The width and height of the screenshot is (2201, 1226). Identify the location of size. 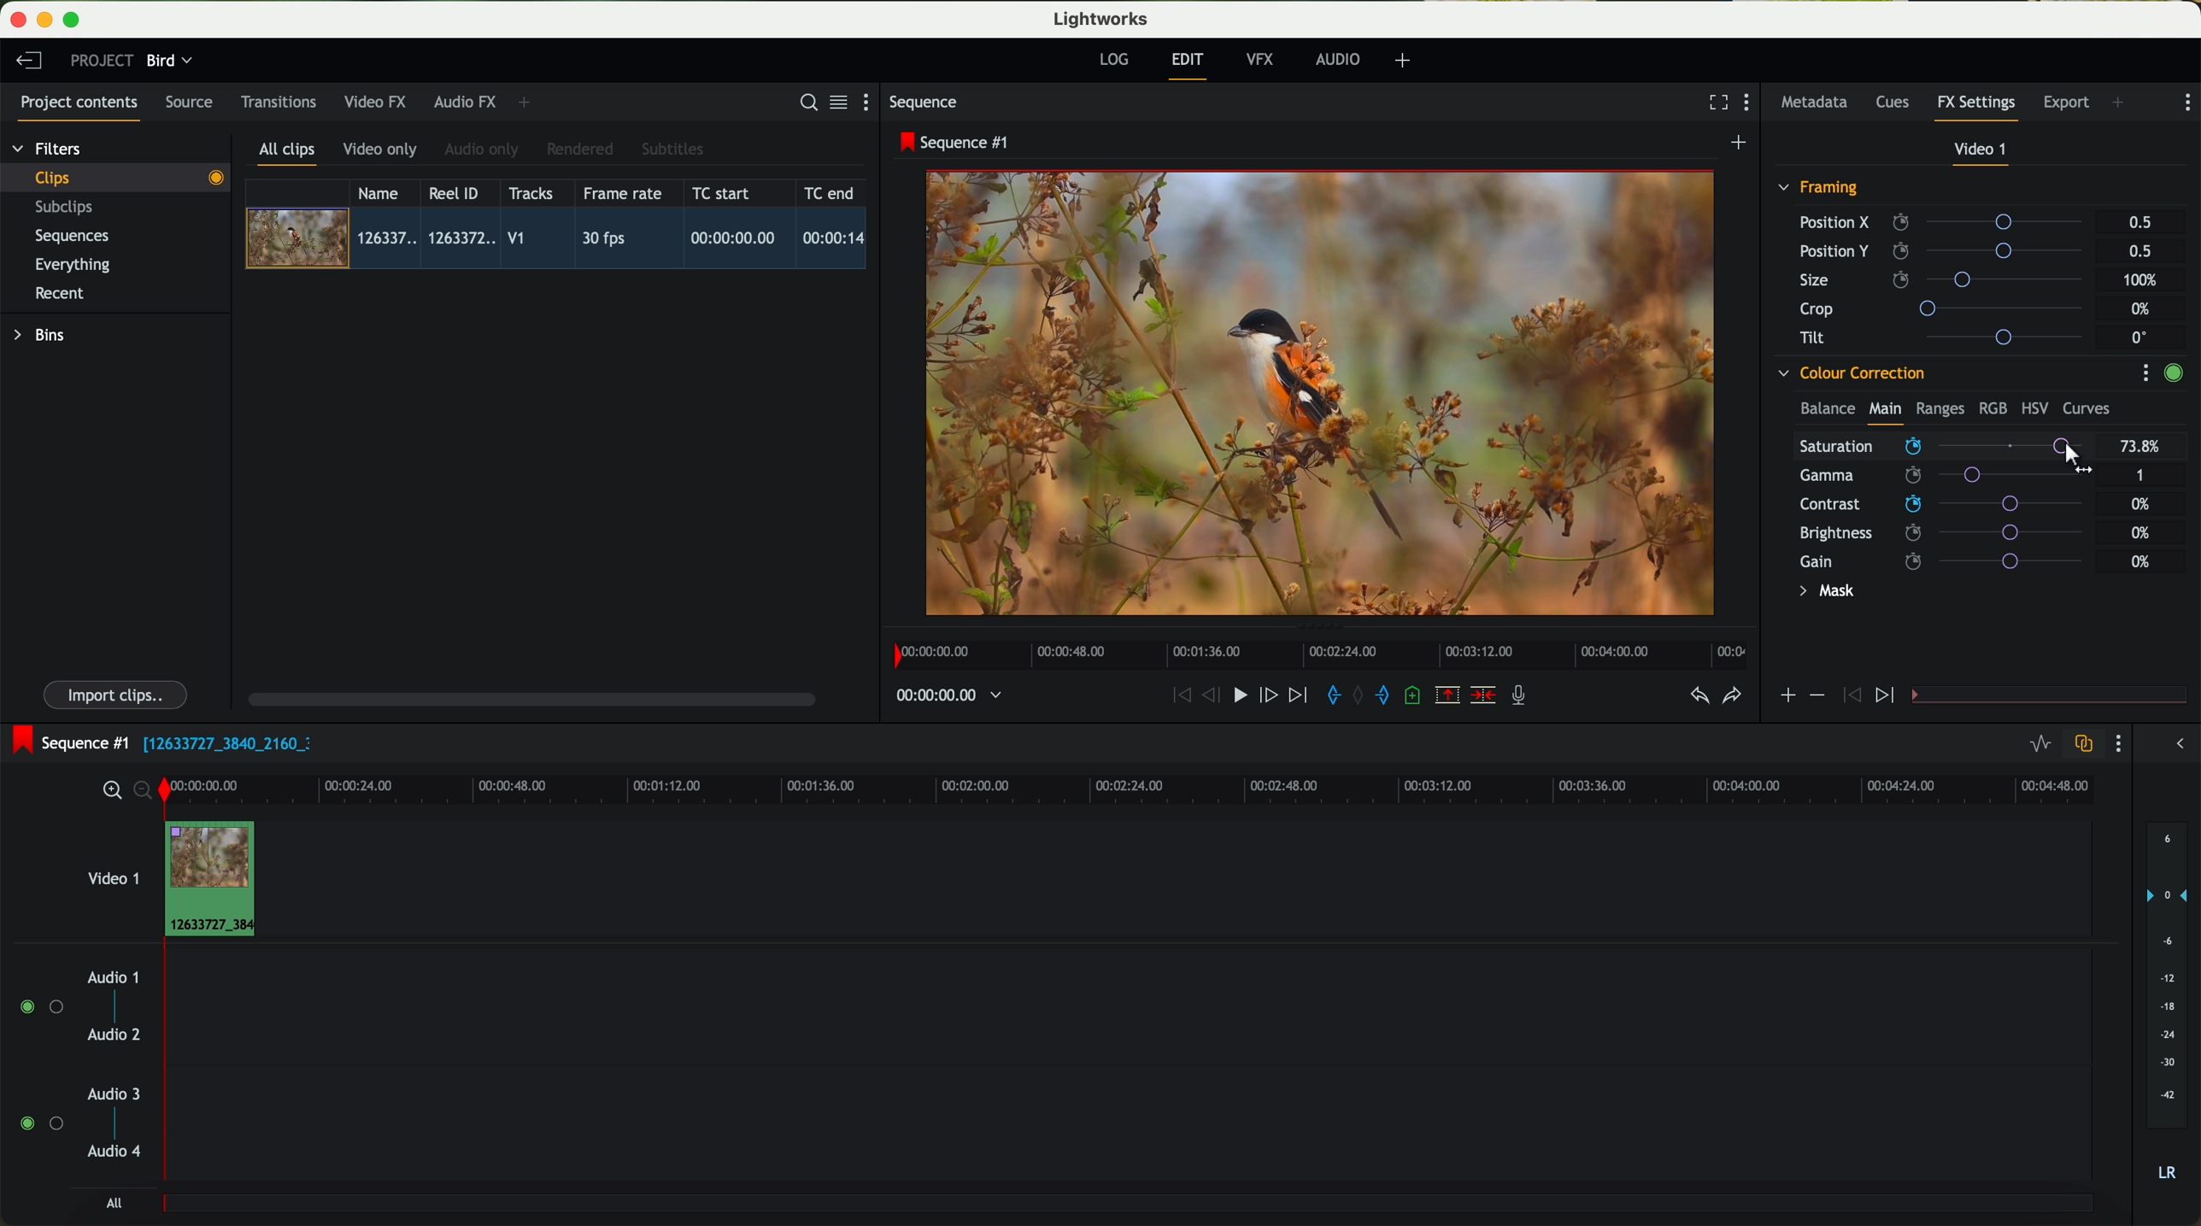
(1946, 280).